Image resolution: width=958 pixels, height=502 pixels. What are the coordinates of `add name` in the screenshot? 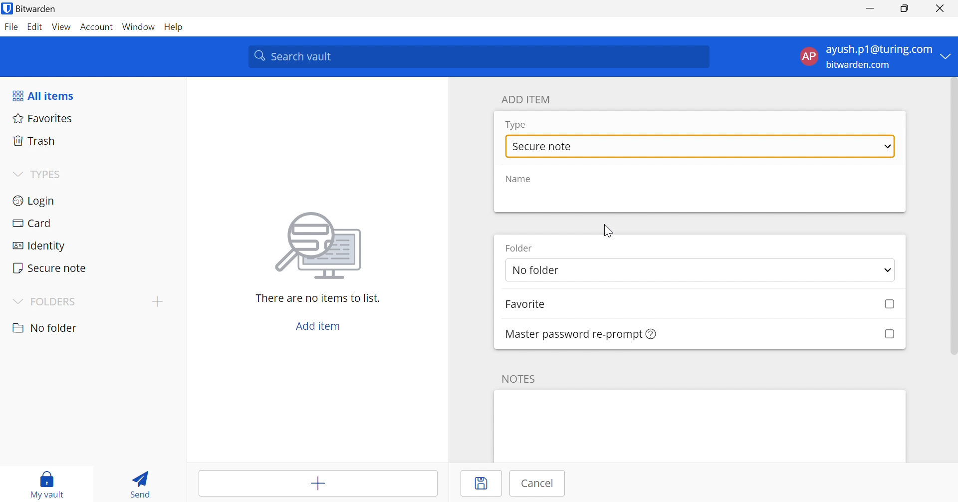 It's located at (699, 200).